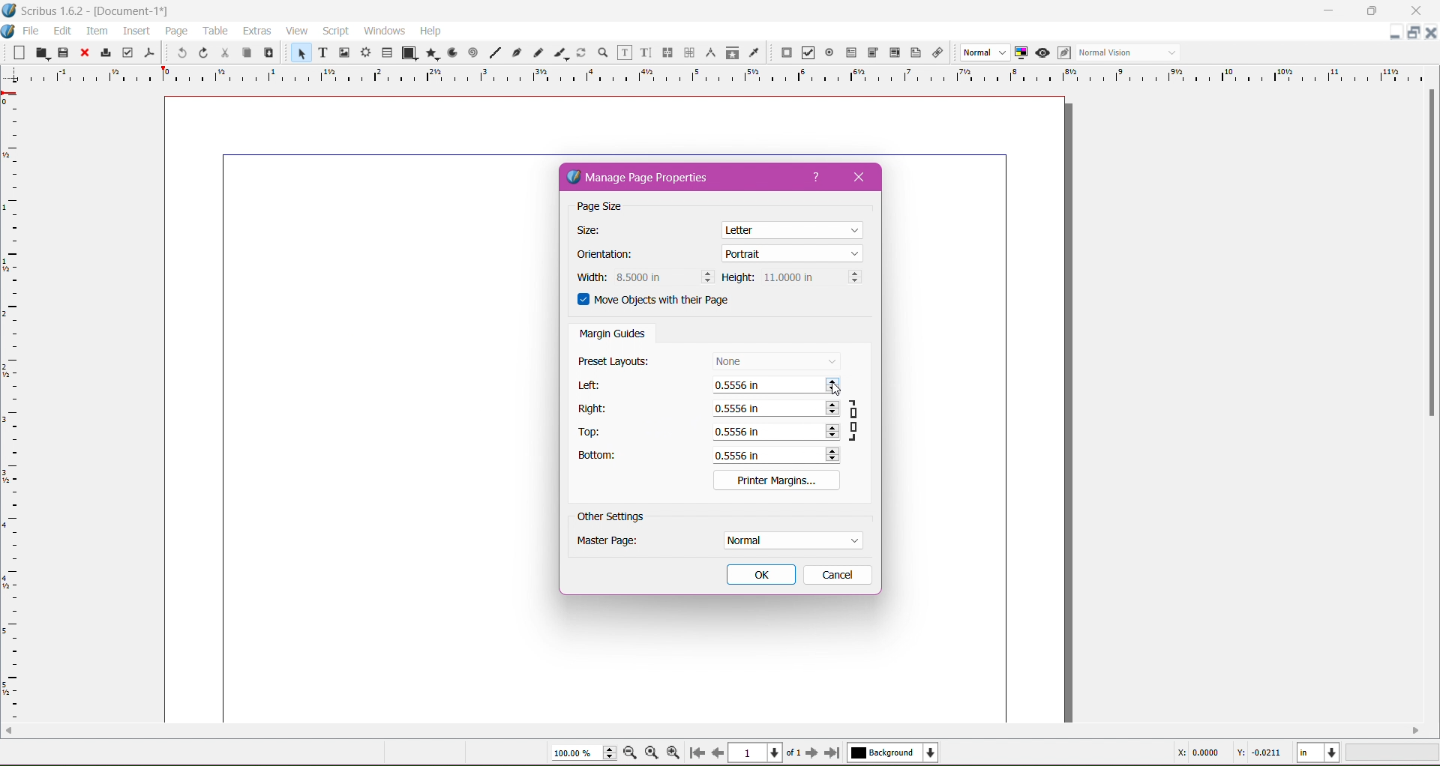 This screenshot has width=1440, height=766. Describe the element at coordinates (322, 52) in the screenshot. I see `Text Frame` at that location.